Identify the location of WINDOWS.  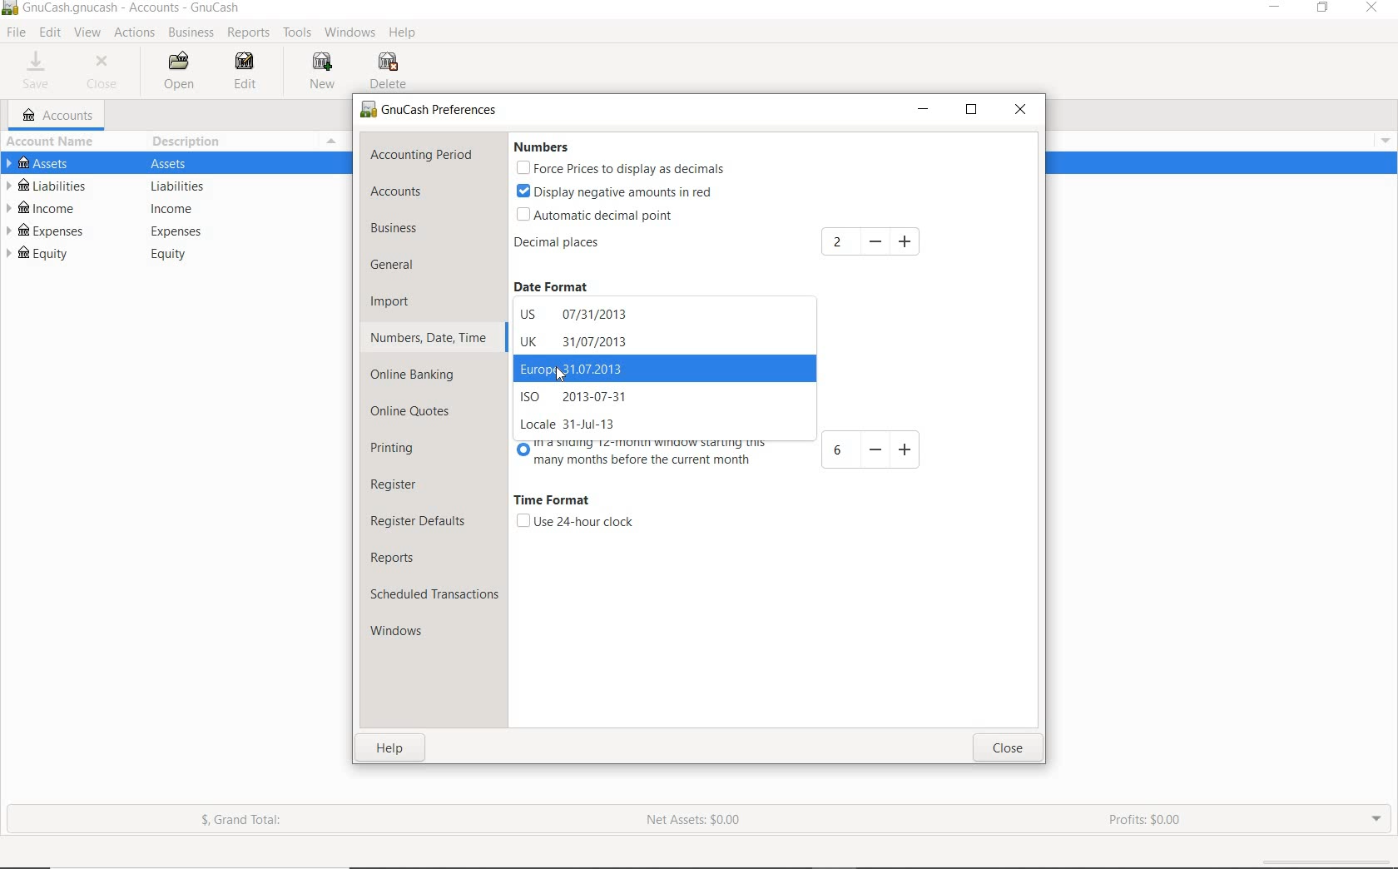
(353, 32).